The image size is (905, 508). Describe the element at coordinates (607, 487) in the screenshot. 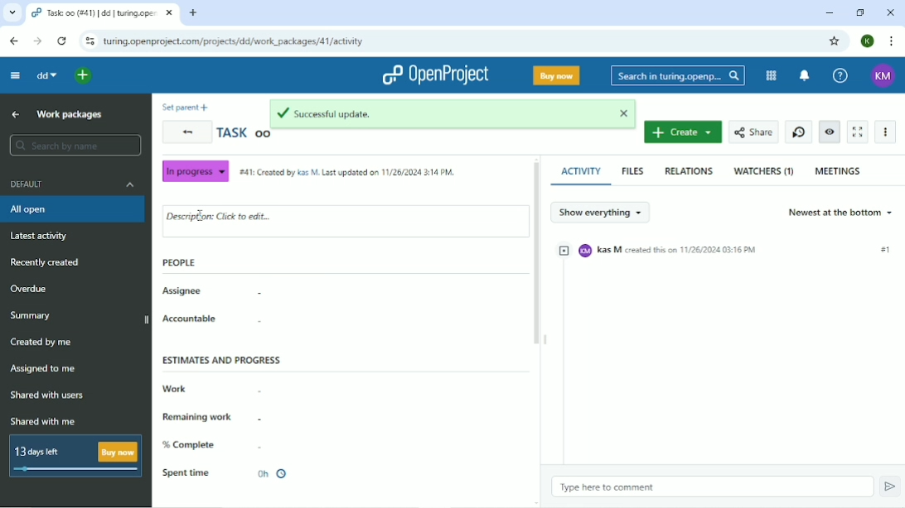

I see `Type here to comment` at that location.